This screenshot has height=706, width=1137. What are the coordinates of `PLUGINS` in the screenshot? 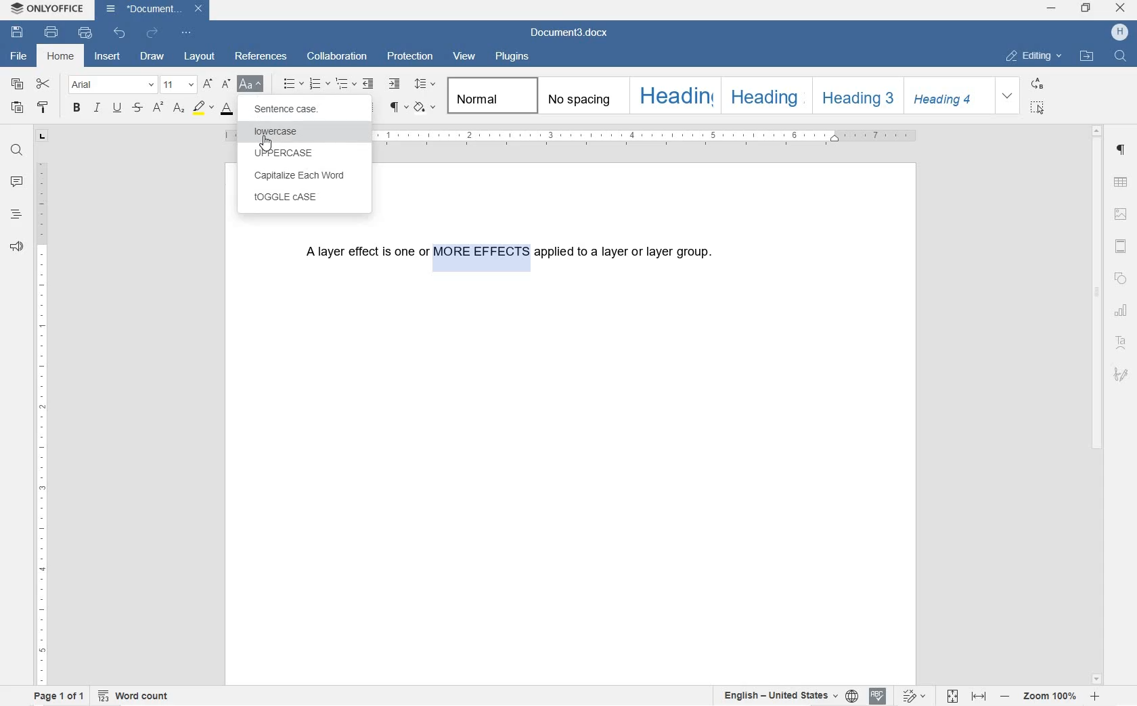 It's located at (512, 57).